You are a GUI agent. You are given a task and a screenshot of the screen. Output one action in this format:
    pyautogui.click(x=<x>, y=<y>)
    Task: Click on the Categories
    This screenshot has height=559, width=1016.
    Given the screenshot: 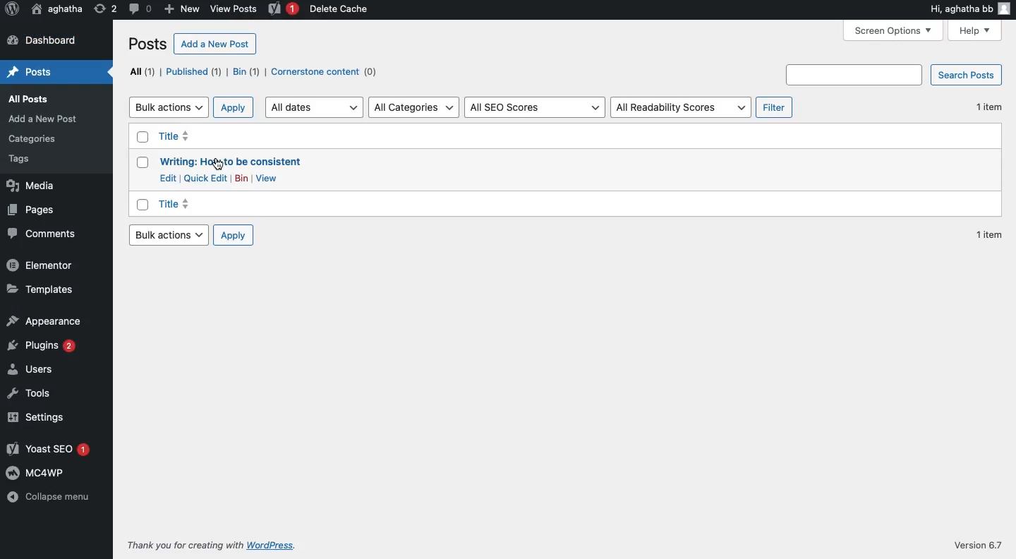 What is the action you would take?
    pyautogui.click(x=34, y=136)
    